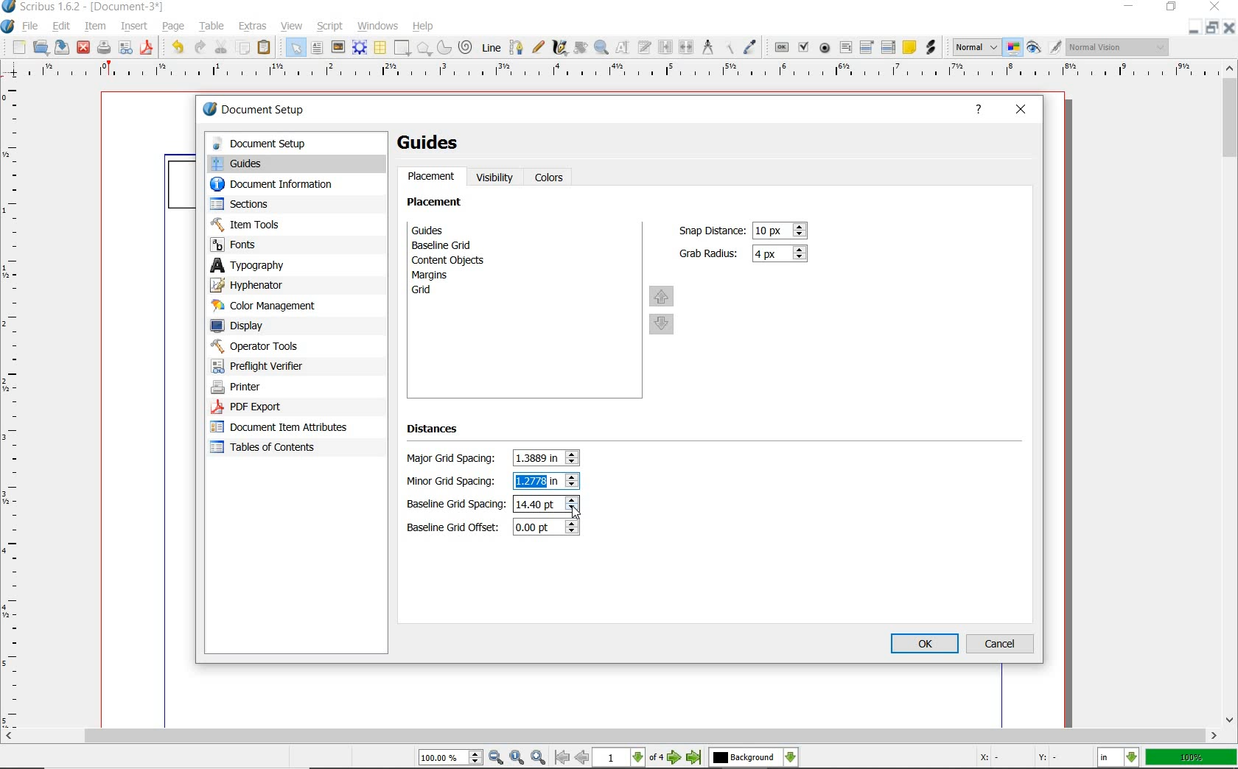 The height and width of the screenshot is (769, 1238). What do you see at coordinates (539, 48) in the screenshot?
I see `freehand line` at bounding box center [539, 48].